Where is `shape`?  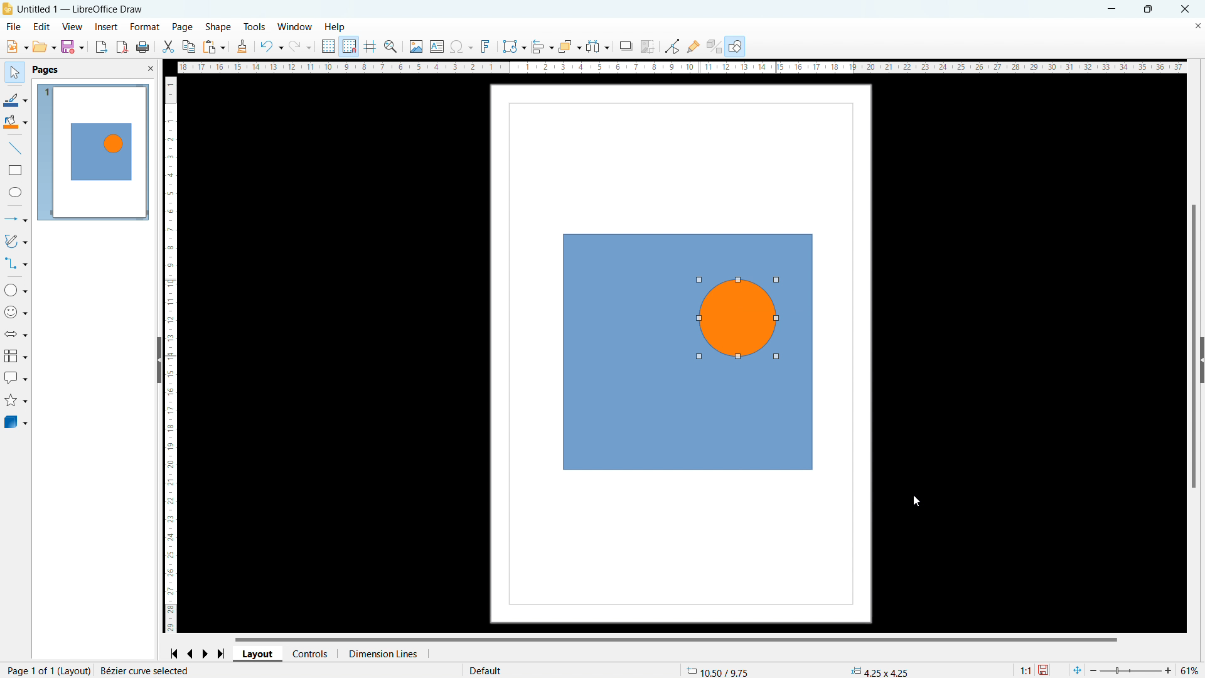
shape is located at coordinates (218, 28).